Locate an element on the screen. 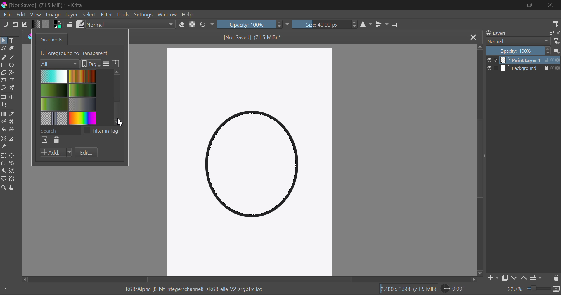  Rainbow Gradient is located at coordinates (83, 118).